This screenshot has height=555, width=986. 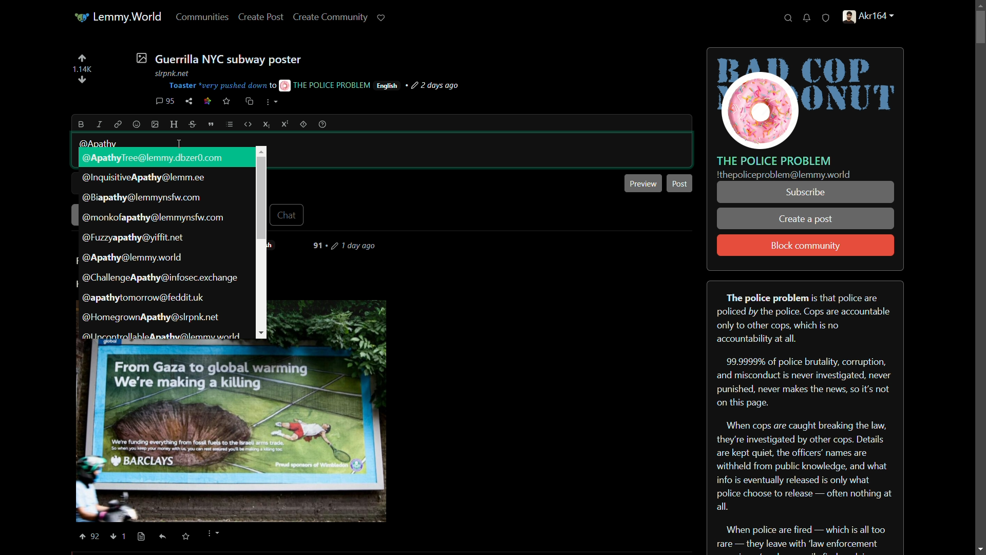 I want to click on header, so click(x=175, y=125).